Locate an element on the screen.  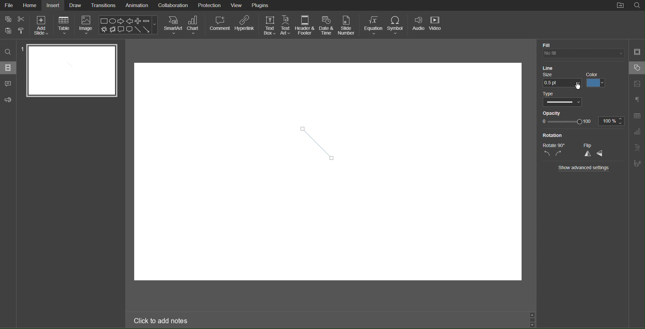
Copy style is located at coordinates (22, 30).